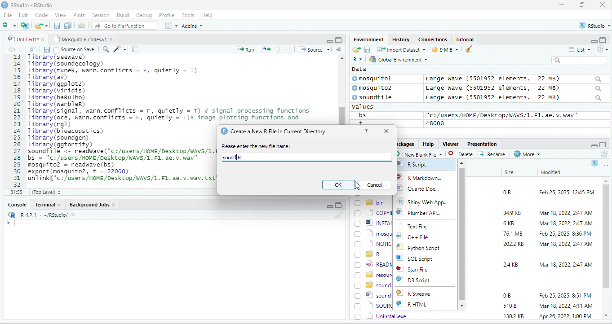 This screenshot has height=324, width=612. I want to click on © Create a New R File in Current Directory, so click(275, 131).